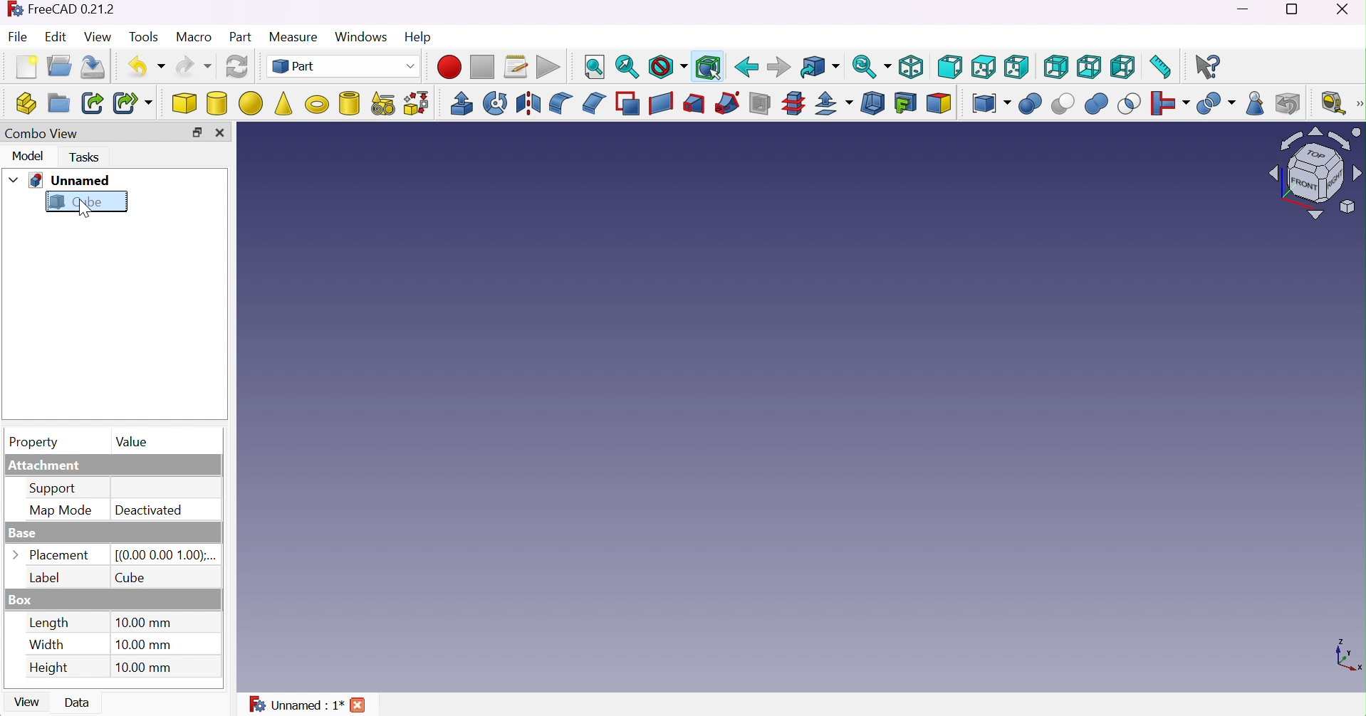 The image size is (1366, 716). I want to click on Back, so click(748, 66).